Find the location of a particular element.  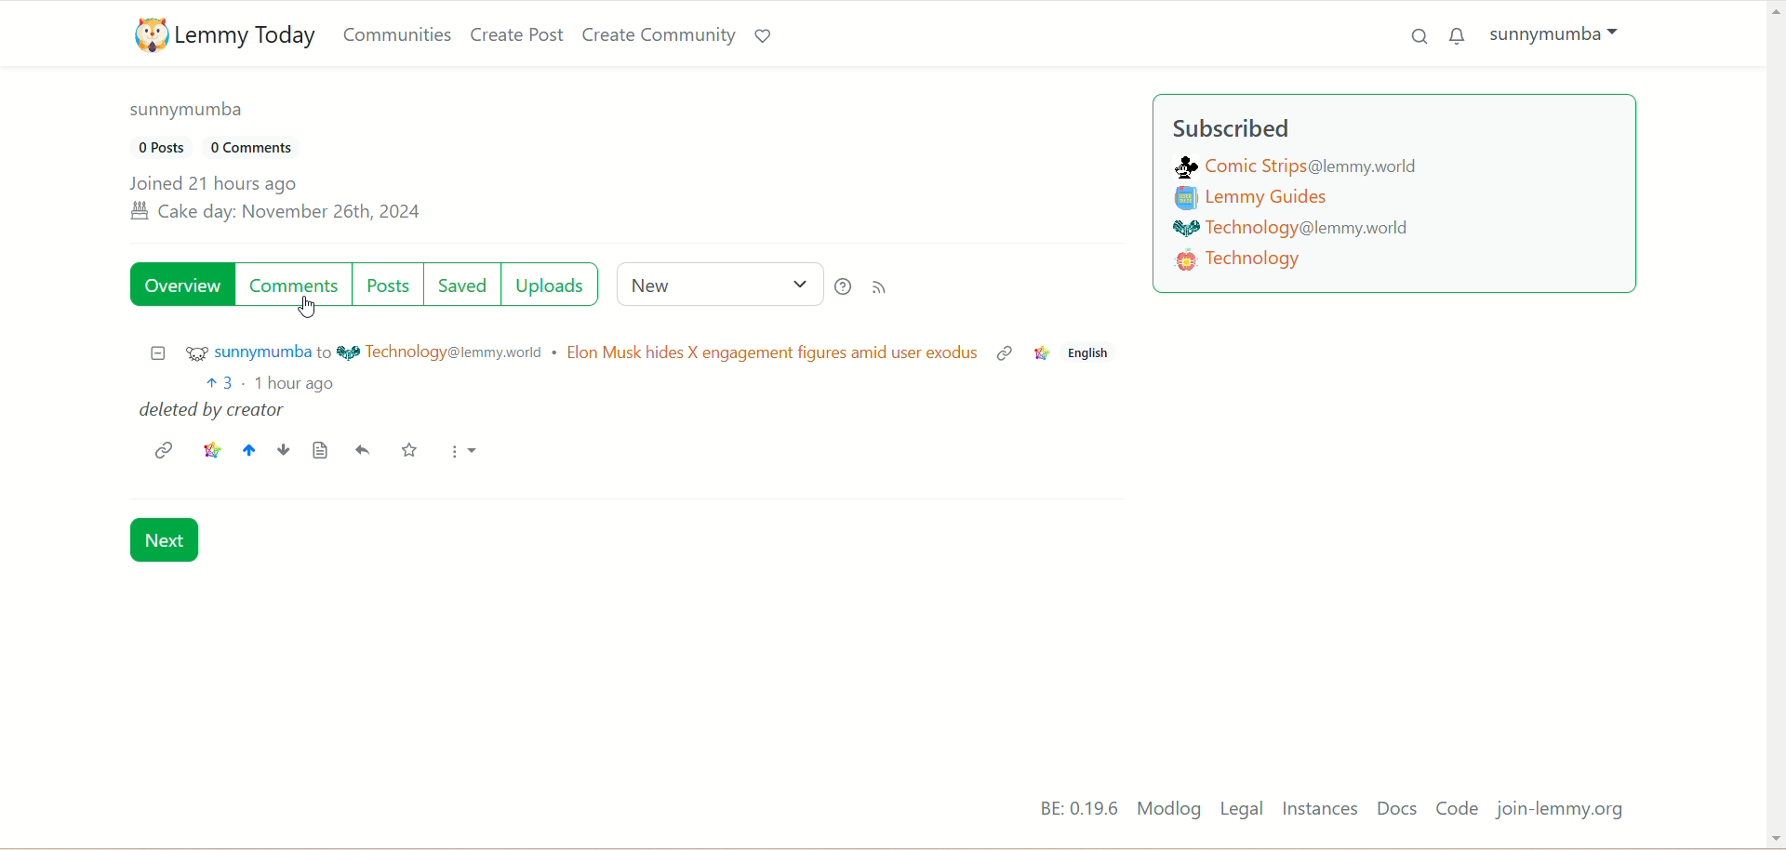

0 comments is located at coordinates (264, 150).